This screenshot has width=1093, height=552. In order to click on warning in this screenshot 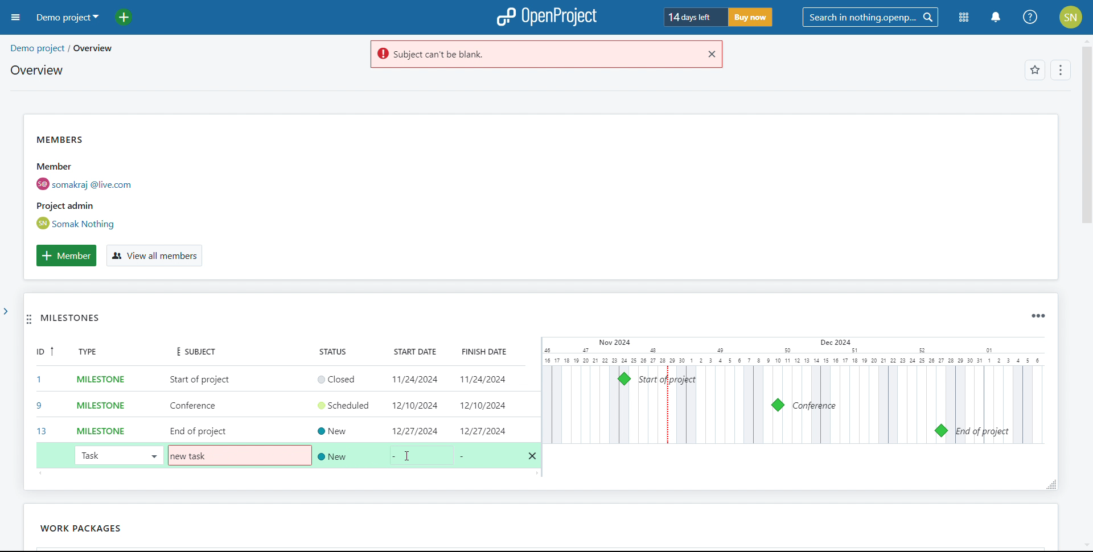, I will do `click(532, 55)`.